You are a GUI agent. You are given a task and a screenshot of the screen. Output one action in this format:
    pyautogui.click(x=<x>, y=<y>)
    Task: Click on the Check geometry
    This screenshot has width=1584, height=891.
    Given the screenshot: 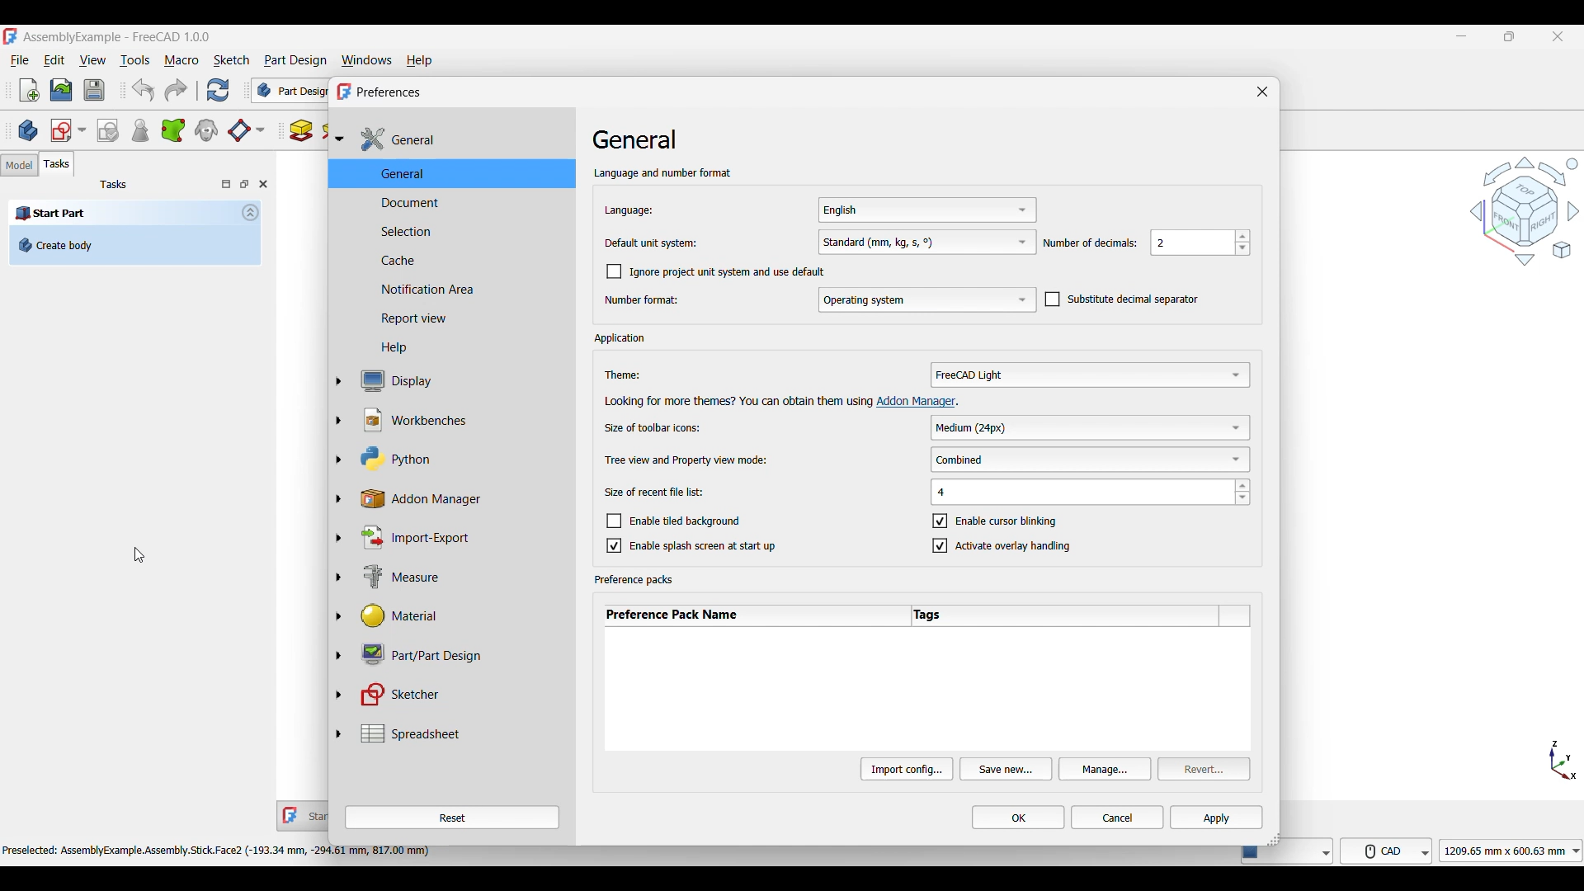 What is the action you would take?
    pyautogui.click(x=140, y=131)
    